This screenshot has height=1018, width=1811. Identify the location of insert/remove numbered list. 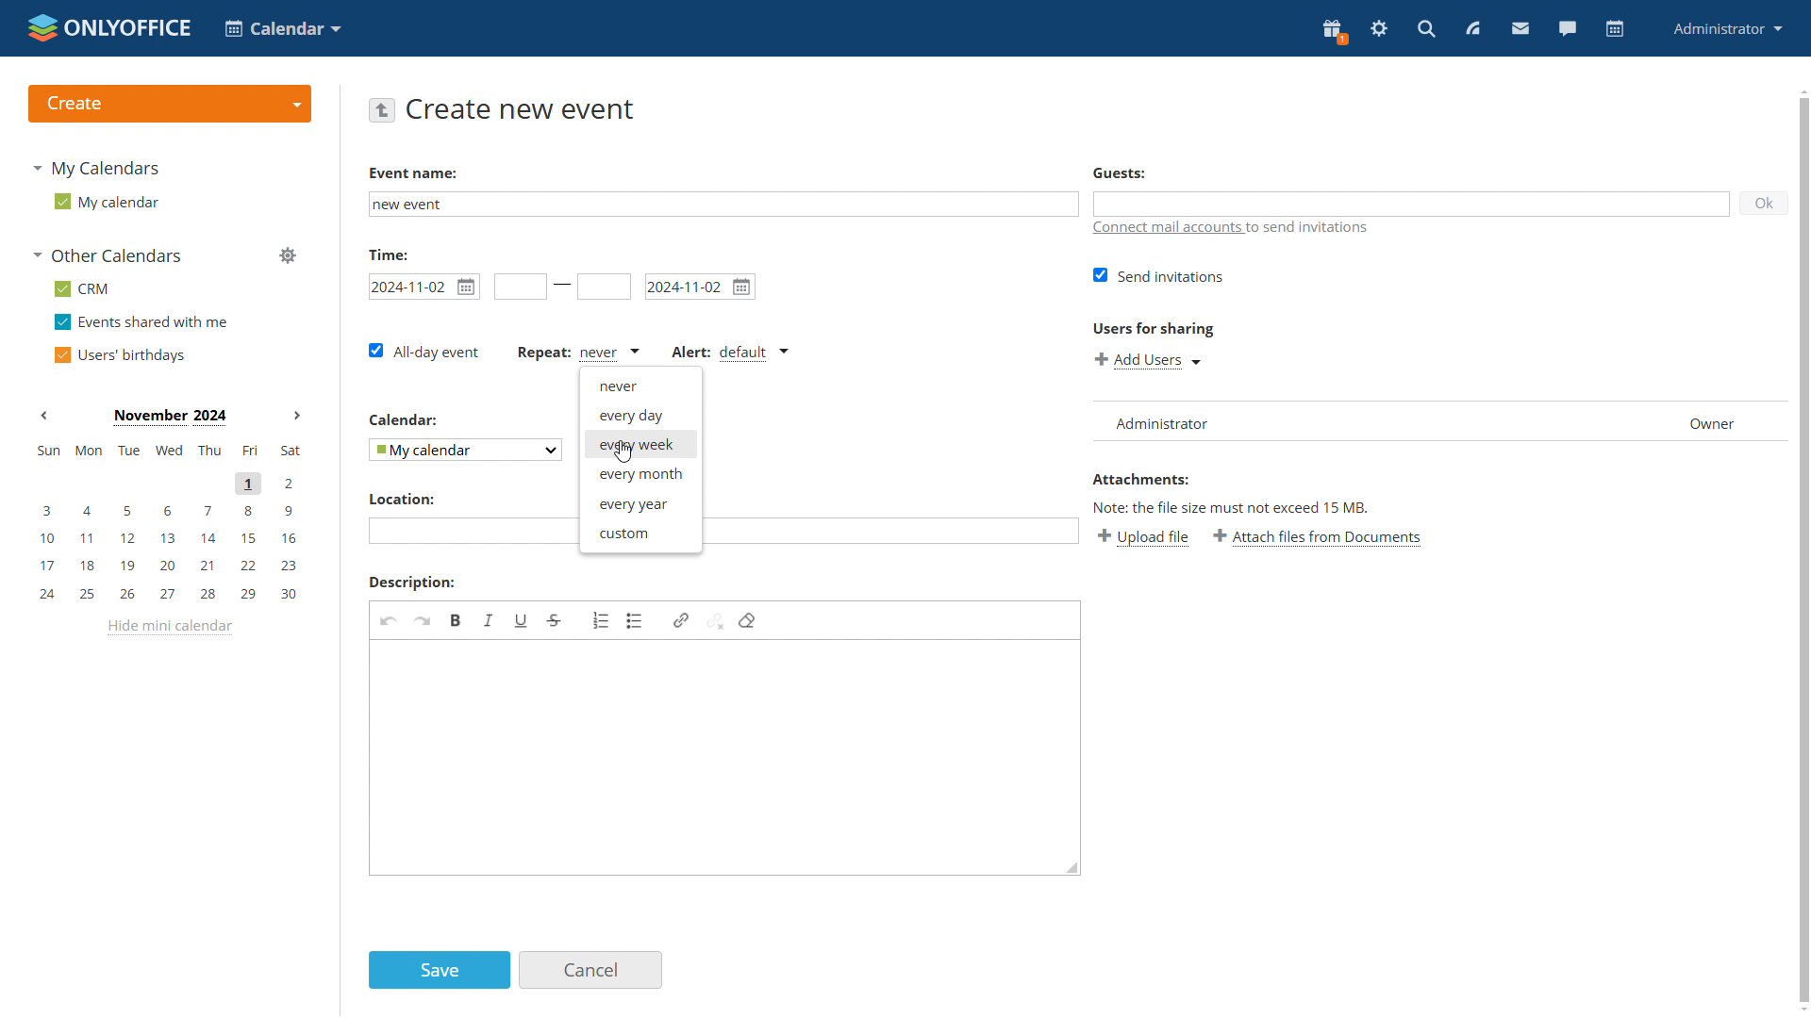
(601, 618).